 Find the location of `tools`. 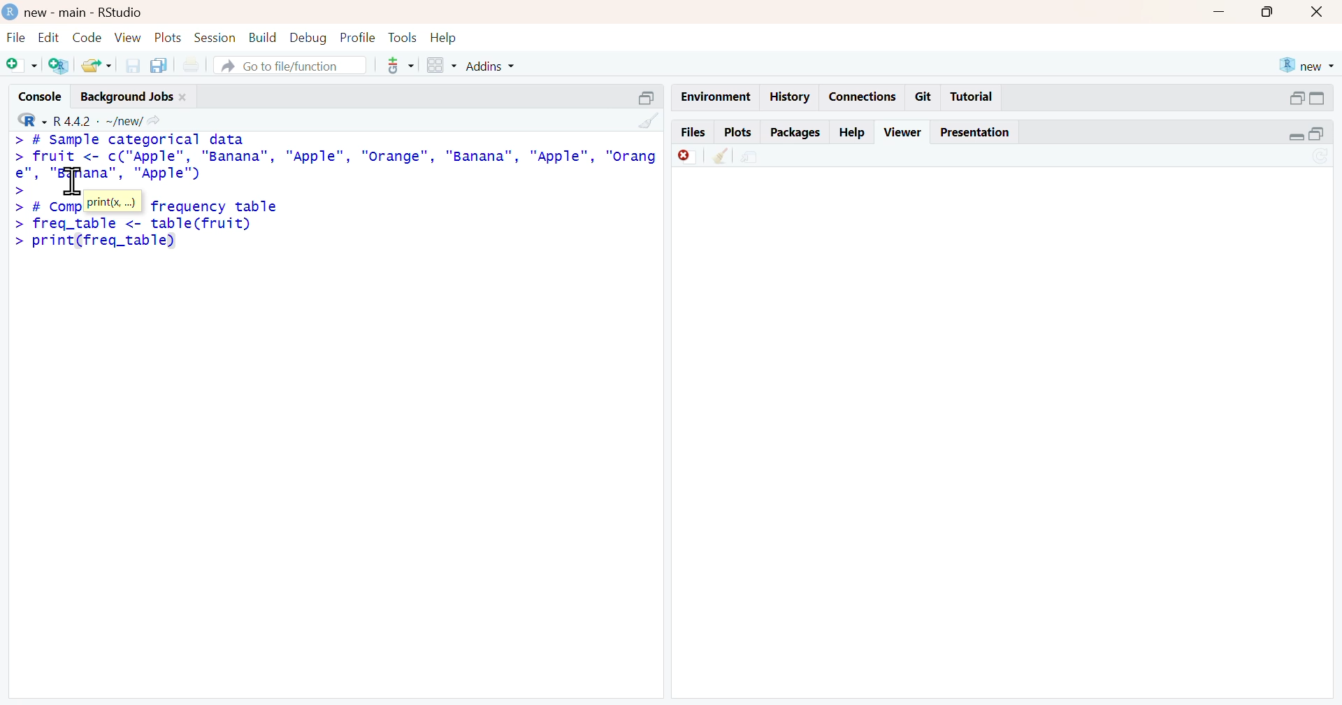

tools is located at coordinates (402, 36).